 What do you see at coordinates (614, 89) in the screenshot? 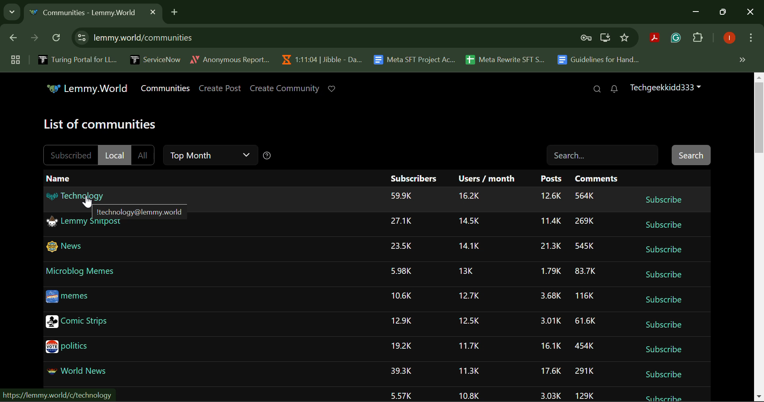
I see `Notifications` at bounding box center [614, 89].